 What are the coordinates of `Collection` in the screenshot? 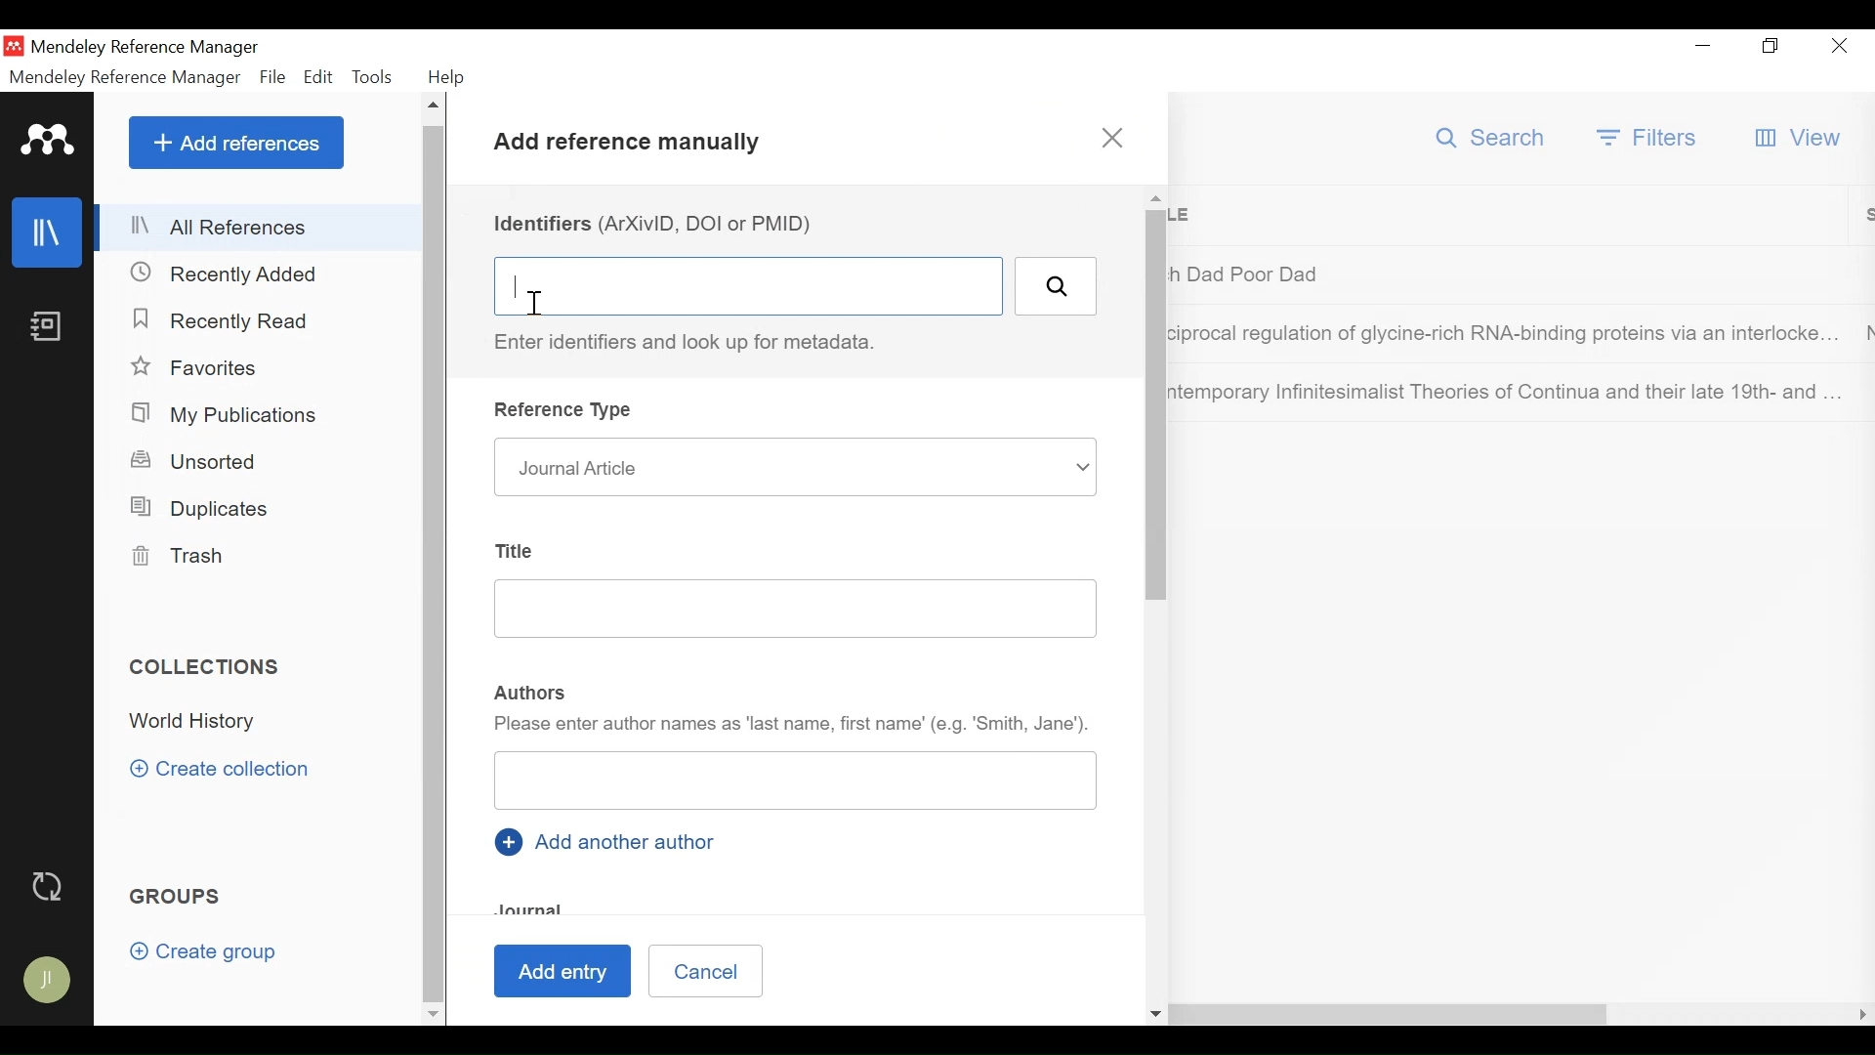 It's located at (201, 724).